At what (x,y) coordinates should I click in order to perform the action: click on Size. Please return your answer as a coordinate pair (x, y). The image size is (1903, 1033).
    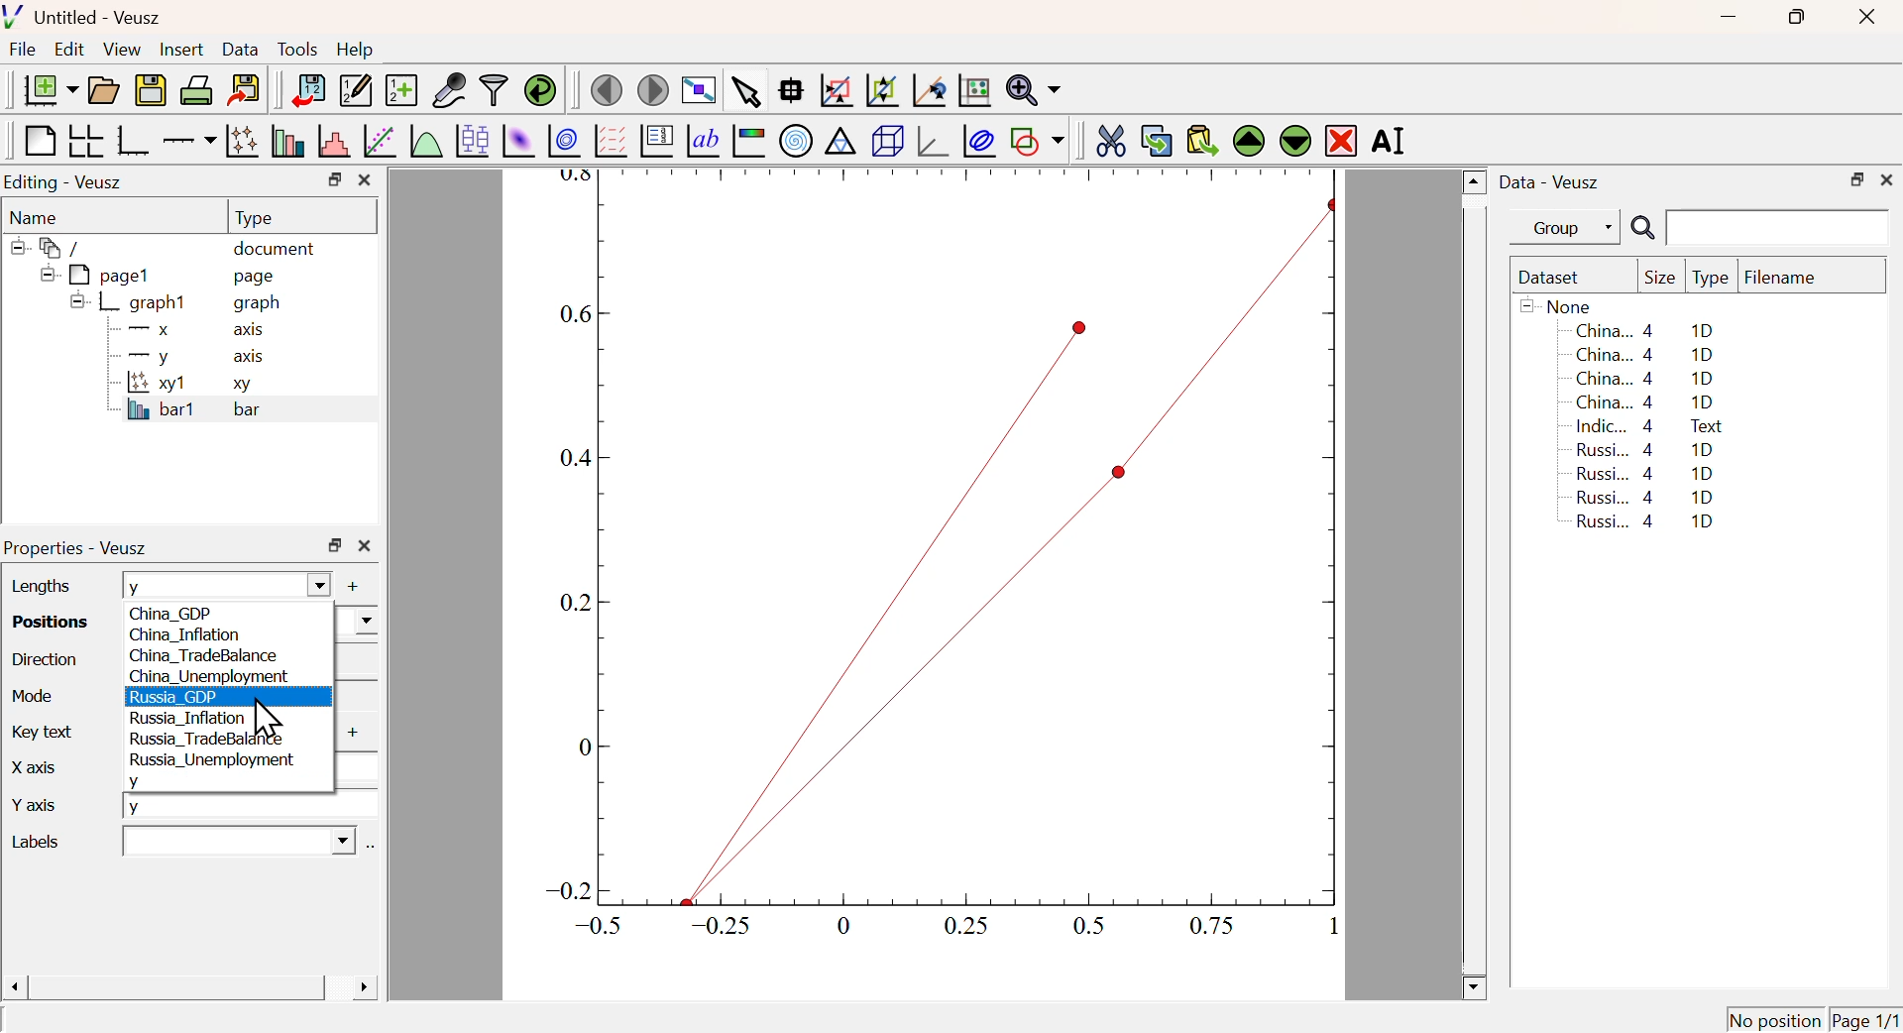
    Looking at the image, I should click on (1660, 279).